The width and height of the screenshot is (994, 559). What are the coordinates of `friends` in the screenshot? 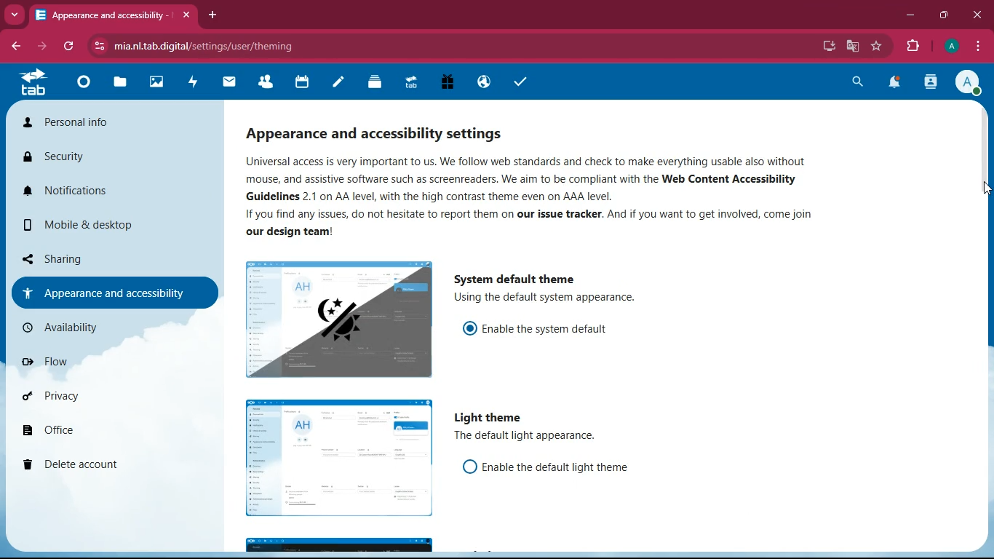 It's located at (263, 82).